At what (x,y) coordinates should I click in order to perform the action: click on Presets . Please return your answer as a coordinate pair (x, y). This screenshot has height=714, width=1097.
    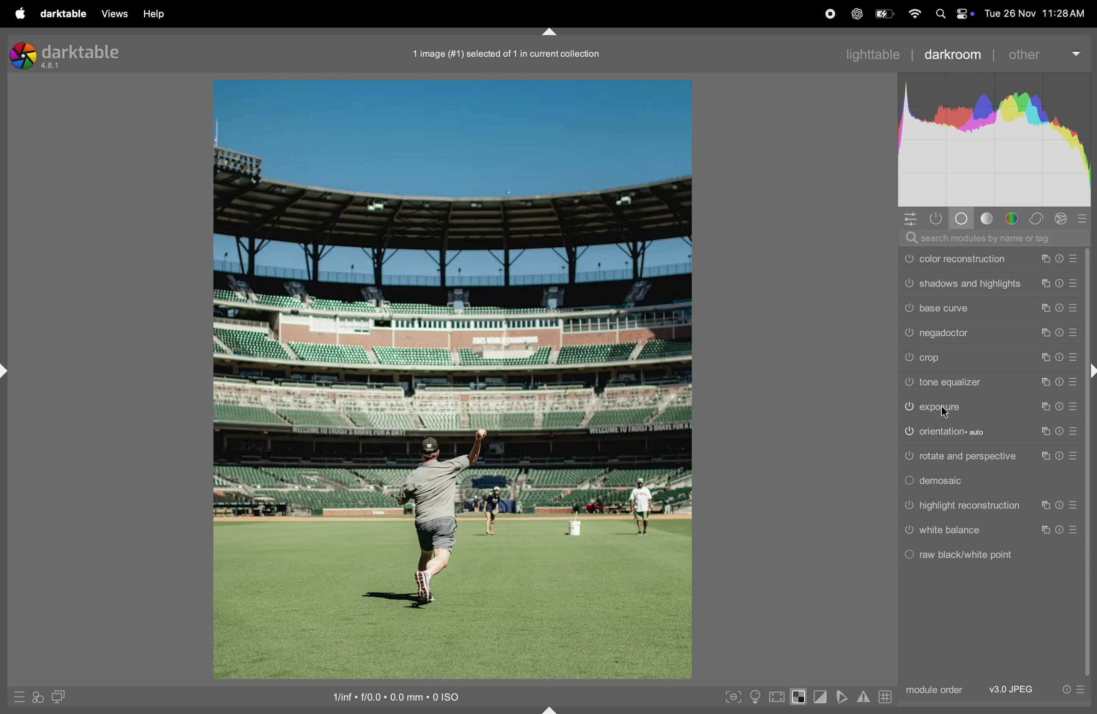
    Looking at the image, I should click on (1073, 283).